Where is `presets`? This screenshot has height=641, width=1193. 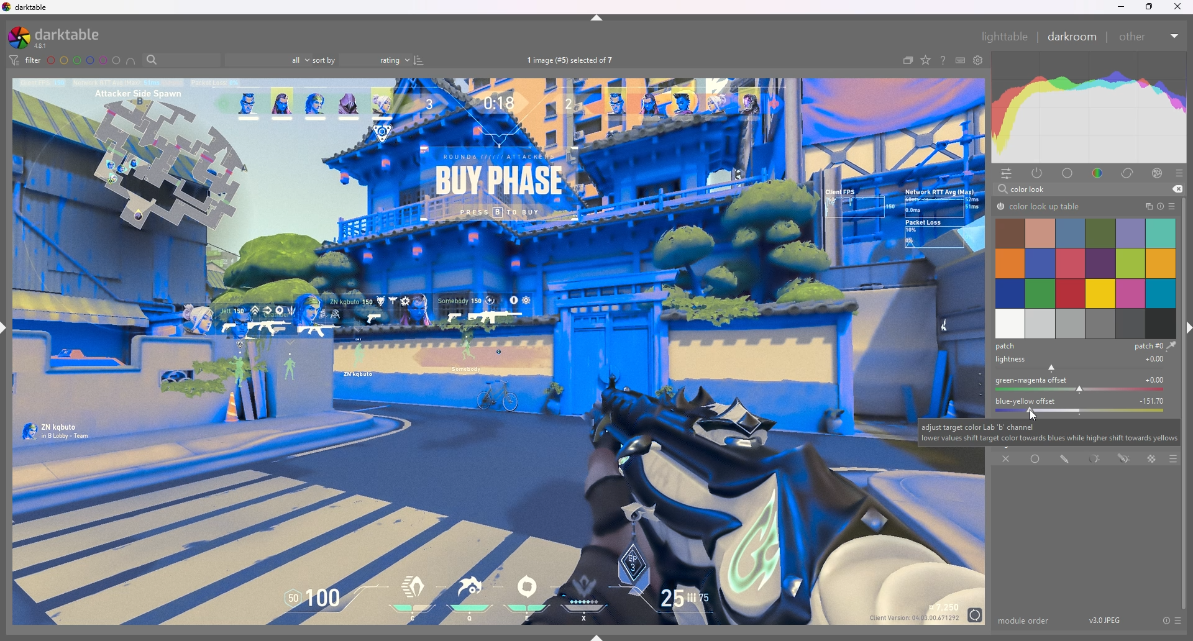 presets is located at coordinates (1174, 206).